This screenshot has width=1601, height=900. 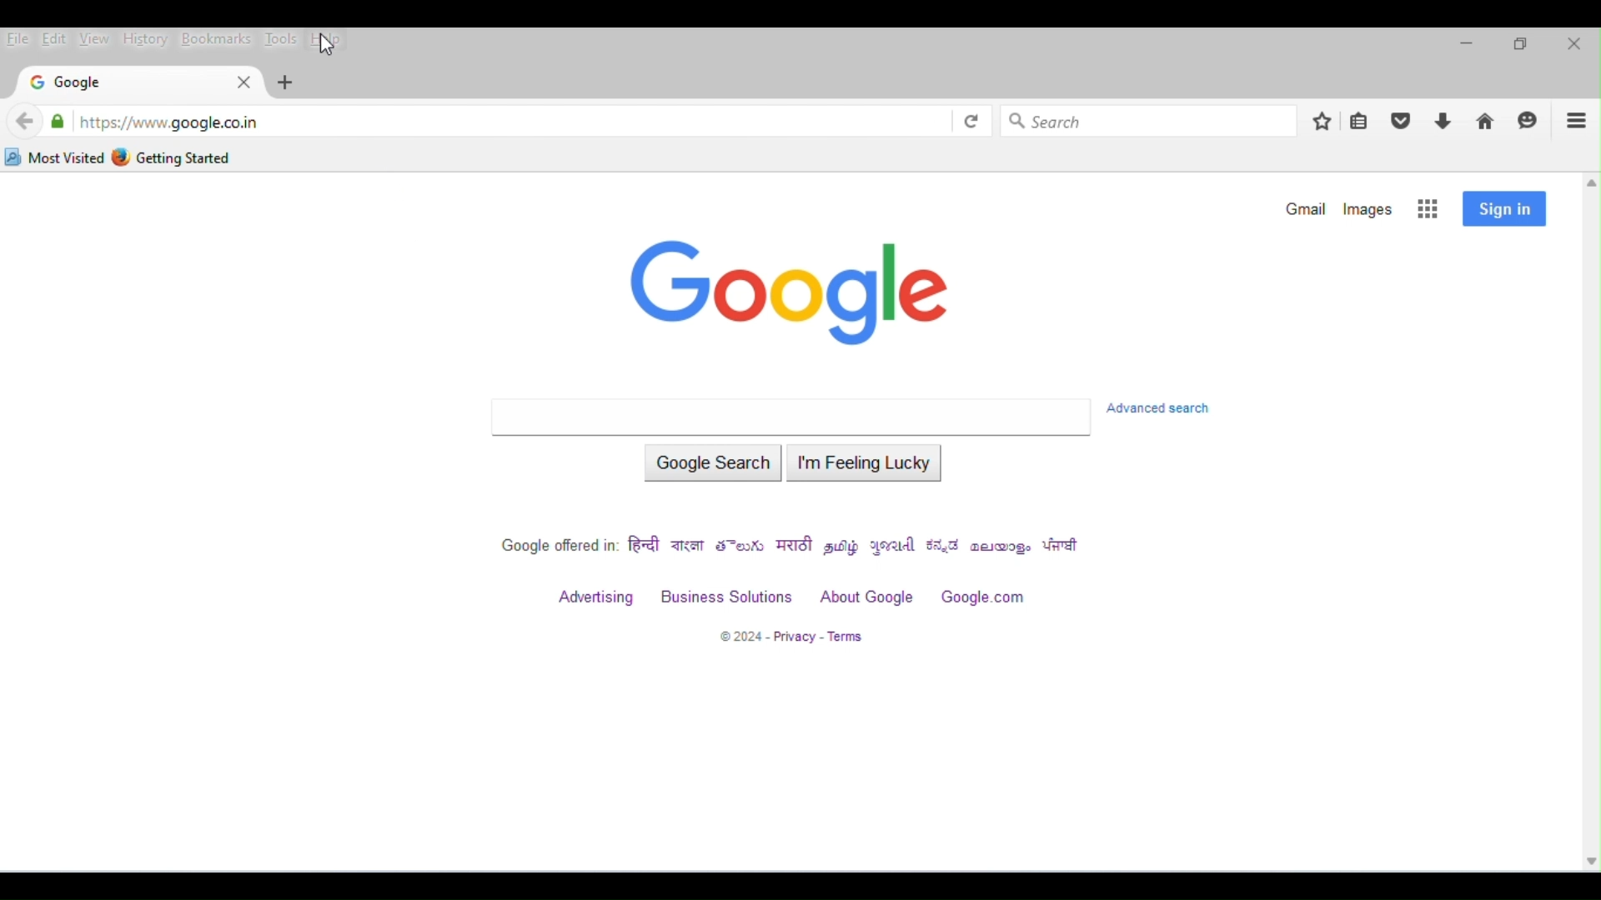 I want to click on getting started, so click(x=175, y=157).